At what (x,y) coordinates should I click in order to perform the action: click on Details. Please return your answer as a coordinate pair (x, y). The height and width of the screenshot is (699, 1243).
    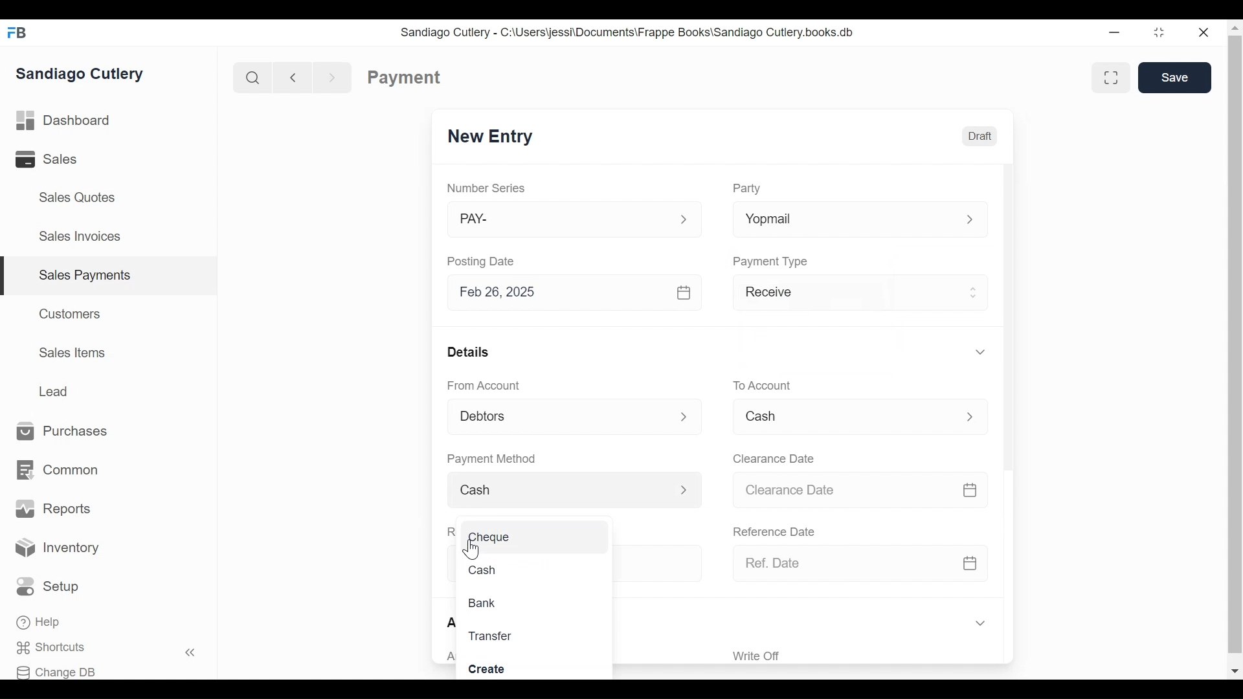
    Looking at the image, I should click on (467, 351).